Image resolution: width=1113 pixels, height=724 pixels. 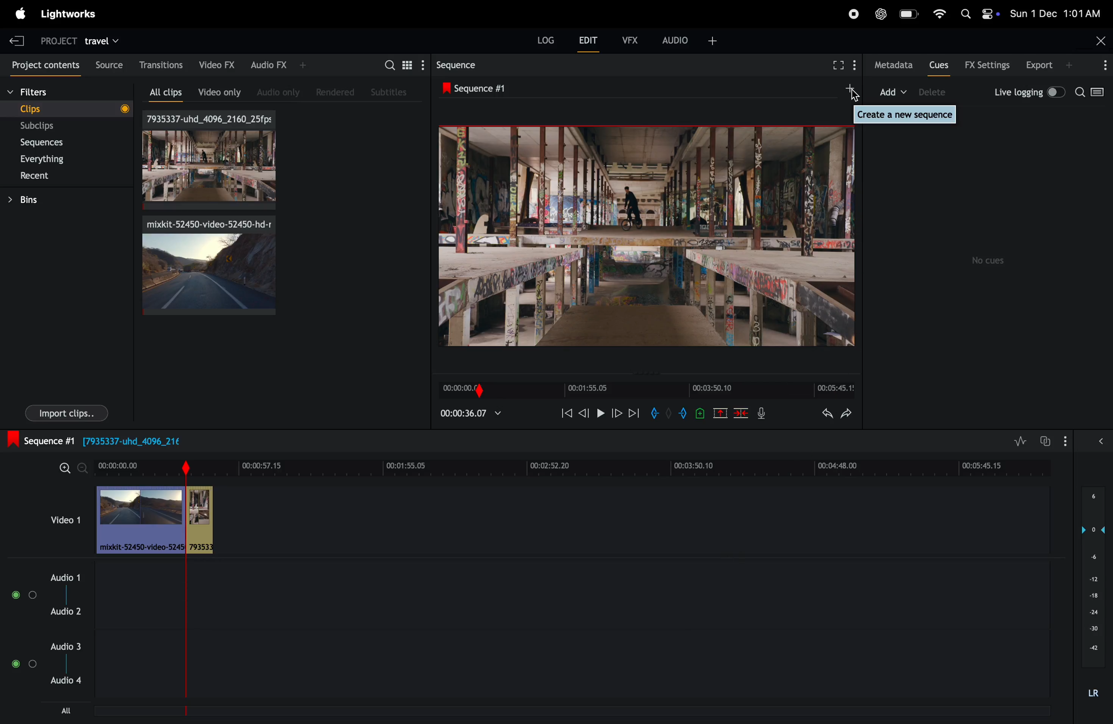 What do you see at coordinates (741, 413) in the screenshot?
I see `delete clps` at bounding box center [741, 413].